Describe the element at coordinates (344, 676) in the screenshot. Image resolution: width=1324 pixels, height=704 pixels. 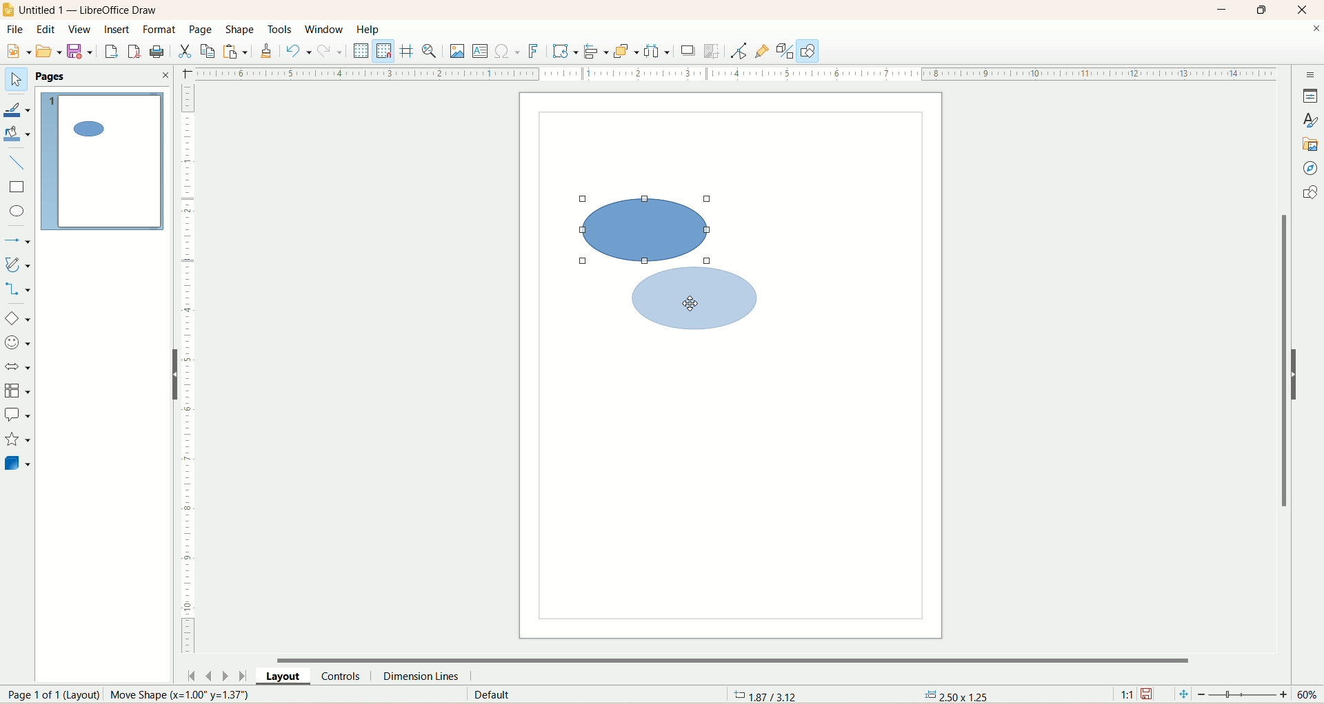
I see `controls` at that location.